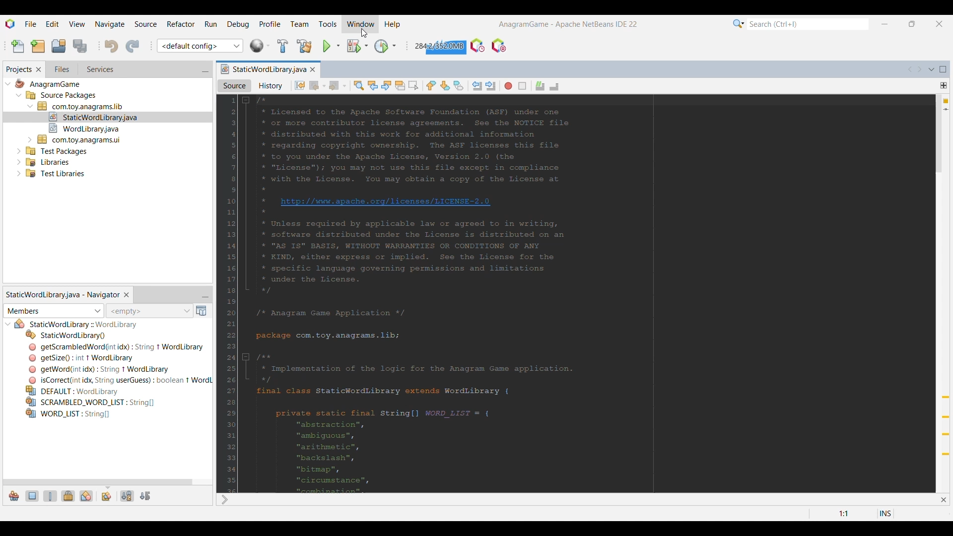 The height and width of the screenshot is (536, 953). I want to click on Software logo, so click(10, 24).